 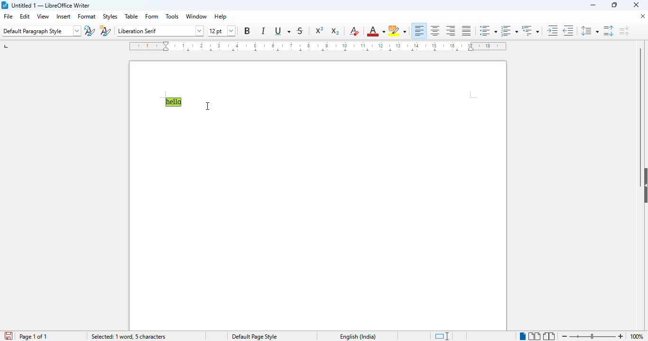 What do you see at coordinates (252, 337) in the screenshot?
I see `default page style` at bounding box center [252, 337].